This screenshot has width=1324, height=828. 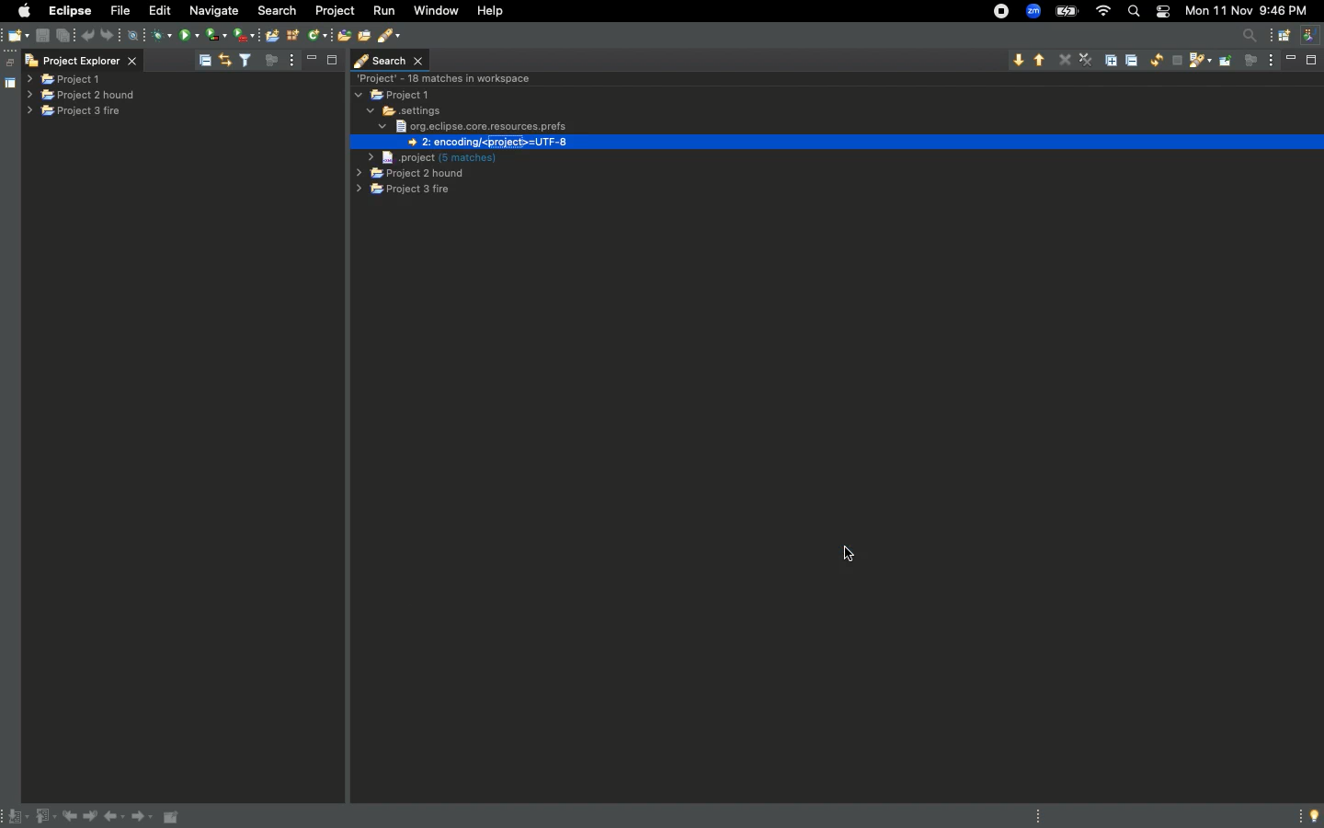 What do you see at coordinates (411, 175) in the screenshot?
I see `Project 2 ` at bounding box center [411, 175].